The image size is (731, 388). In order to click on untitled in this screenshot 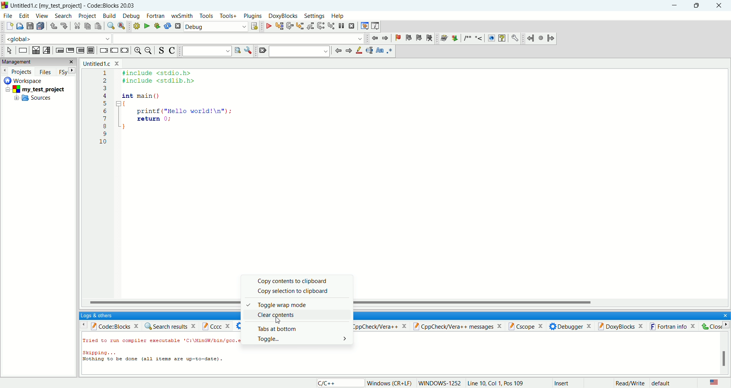, I will do `click(101, 63)`.